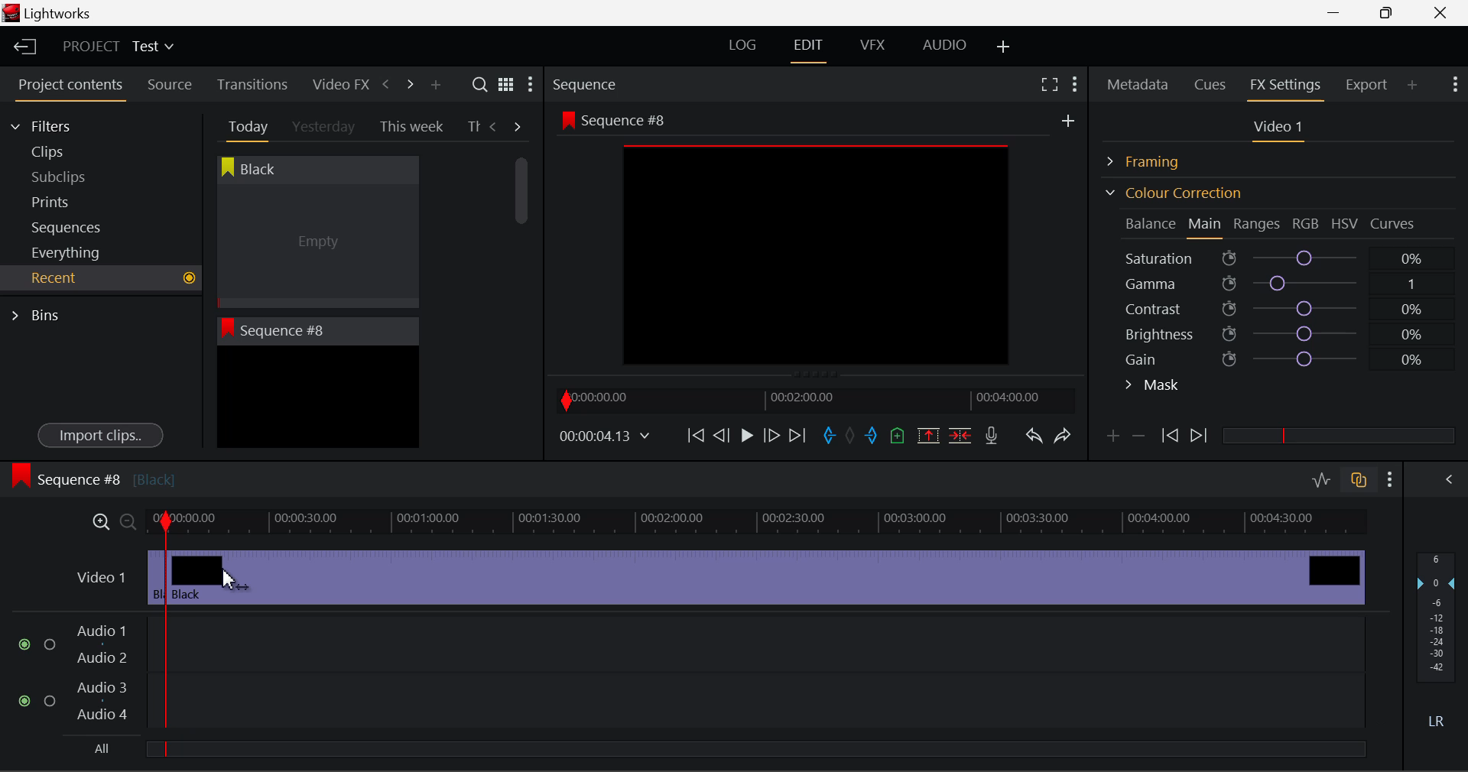 Image resolution: width=1468 pixels, height=772 pixels. I want to click on Filters, so click(55, 124).